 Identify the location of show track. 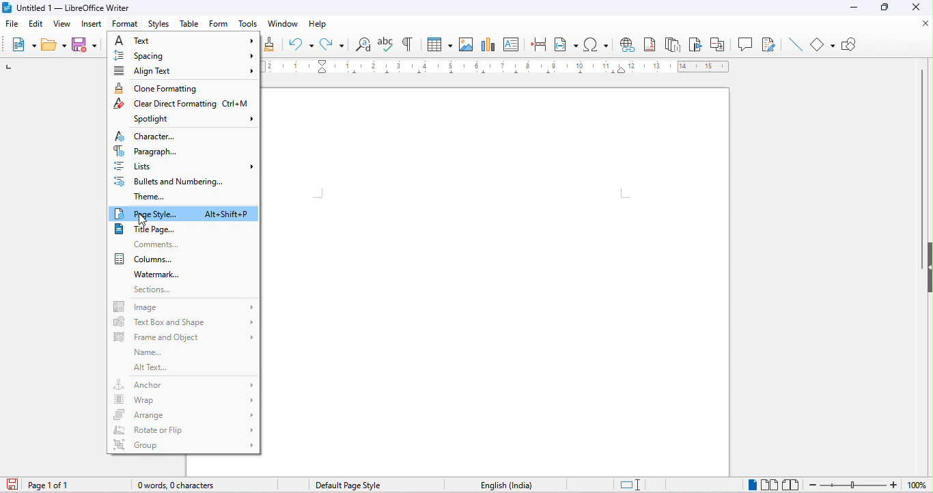
(766, 44).